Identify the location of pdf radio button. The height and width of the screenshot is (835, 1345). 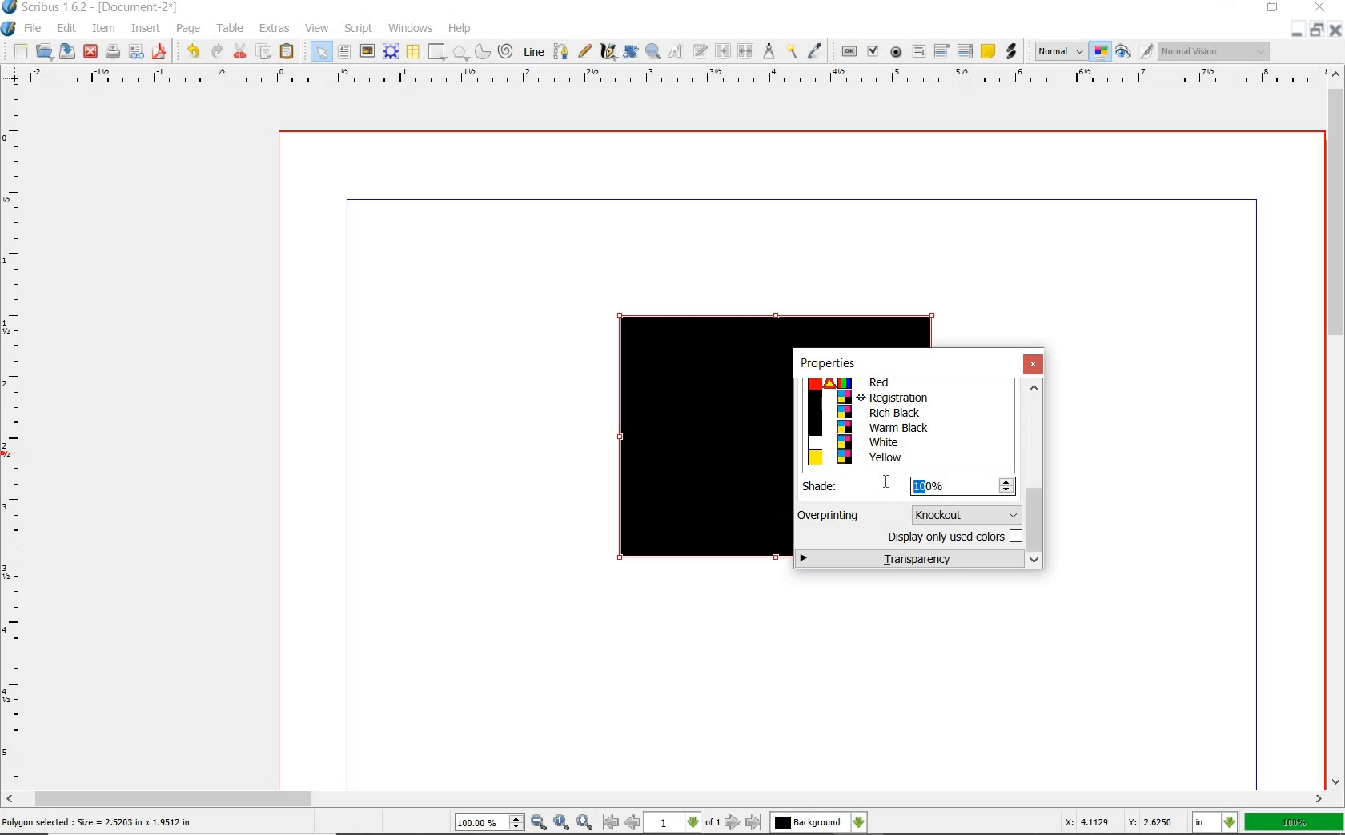
(893, 52).